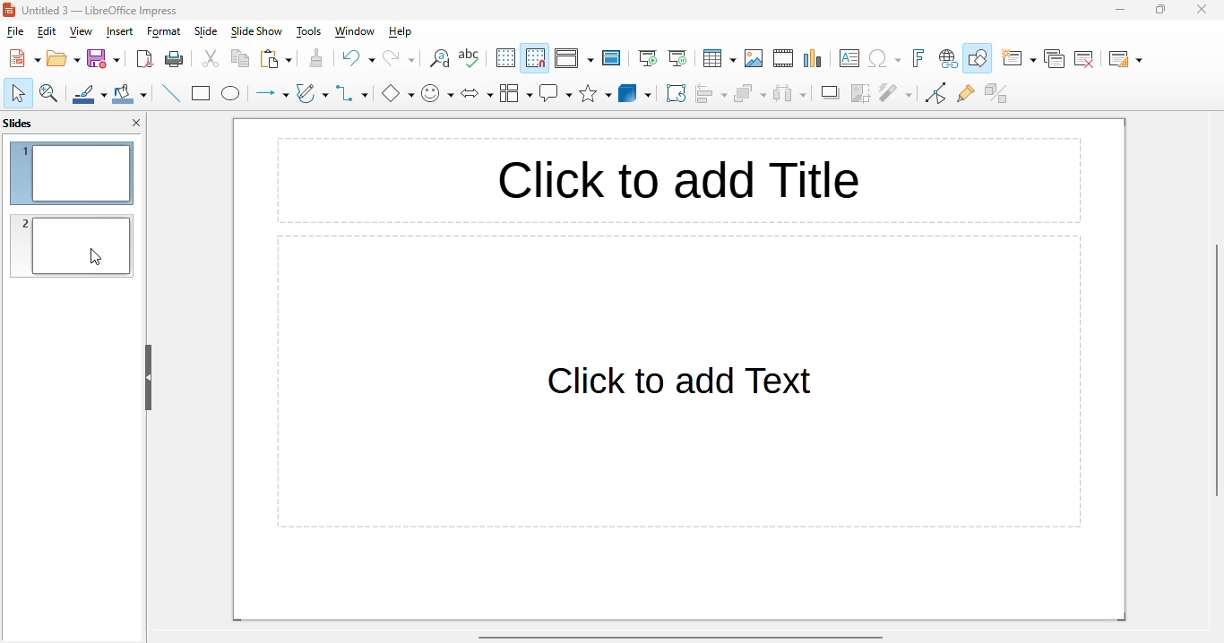  Describe the element at coordinates (751, 93) in the screenshot. I see `arrange` at that location.